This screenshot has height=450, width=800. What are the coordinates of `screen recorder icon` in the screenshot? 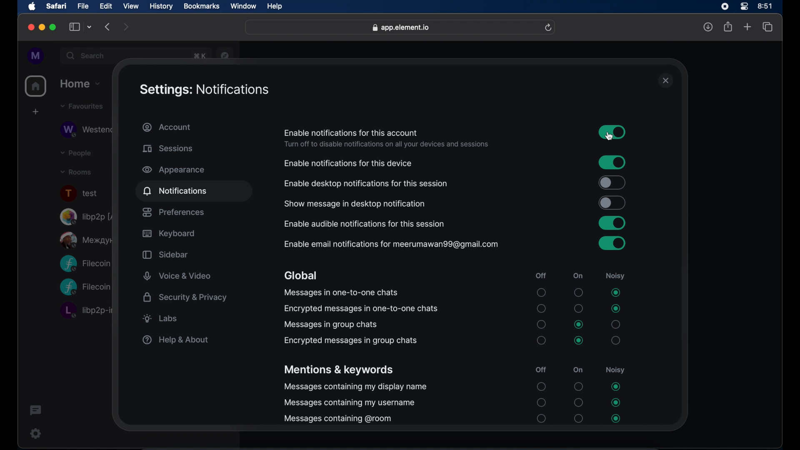 It's located at (725, 7).